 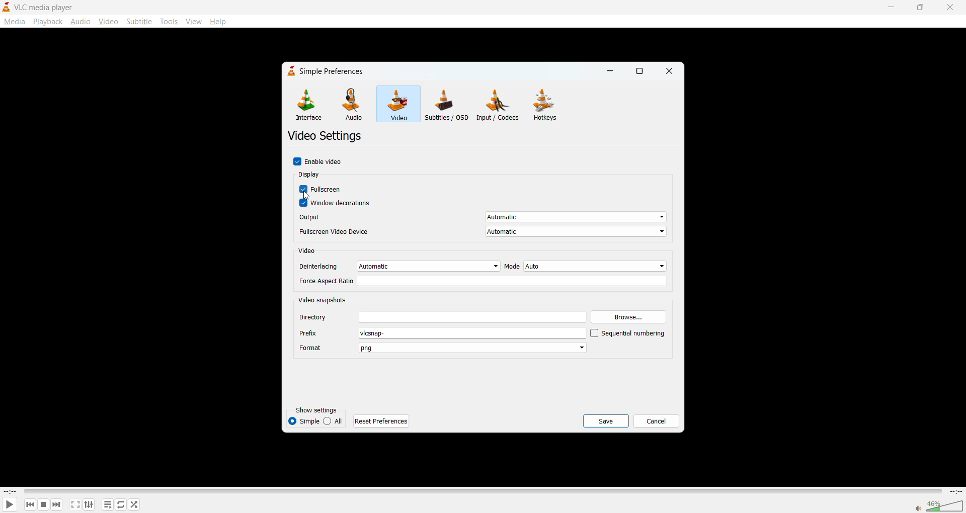 I want to click on output, so click(x=481, y=218).